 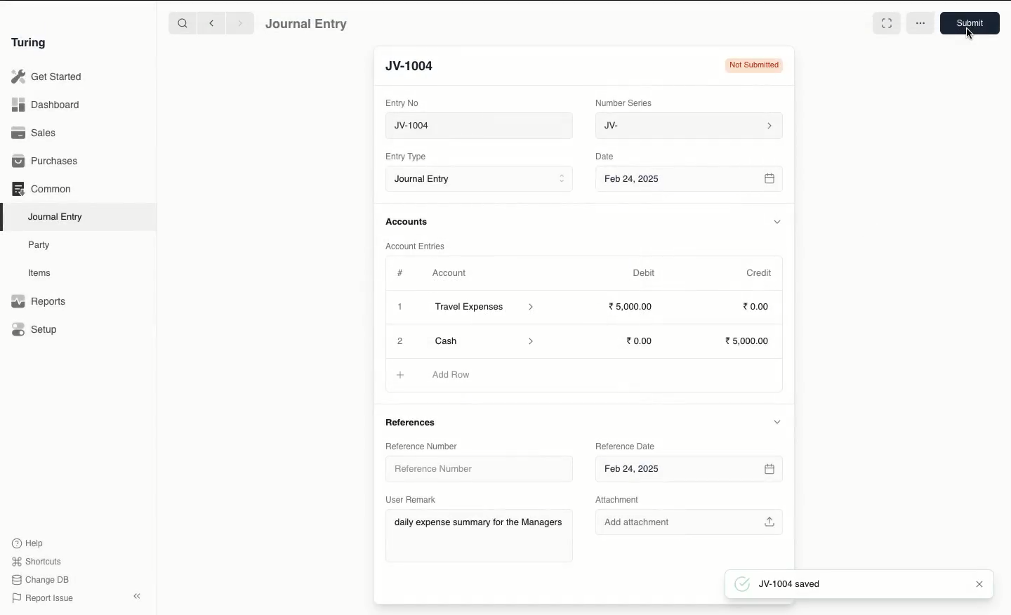 I want to click on Search, so click(x=182, y=22).